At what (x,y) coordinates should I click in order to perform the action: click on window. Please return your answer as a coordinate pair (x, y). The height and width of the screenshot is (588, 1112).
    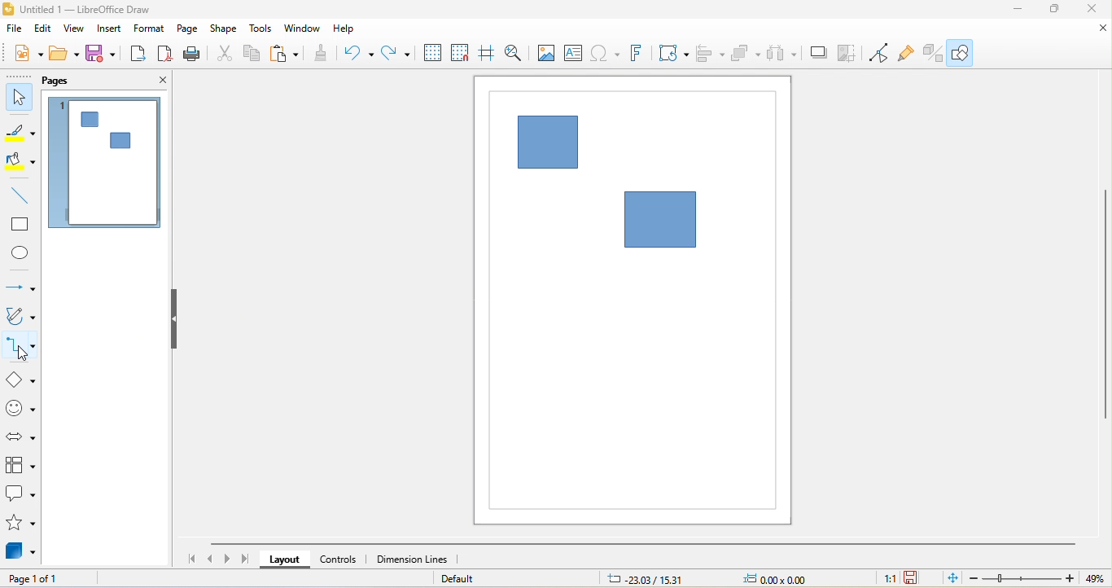
    Looking at the image, I should click on (304, 29).